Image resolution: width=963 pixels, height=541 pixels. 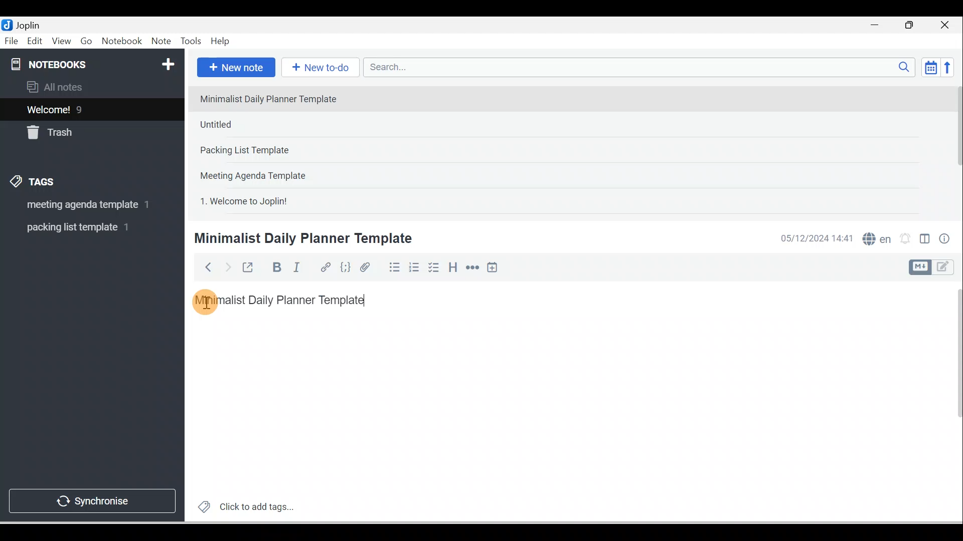 What do you see at coordinates (298, 269) in the screenshot?
I see `Italic` at bounding box center [298, 269].